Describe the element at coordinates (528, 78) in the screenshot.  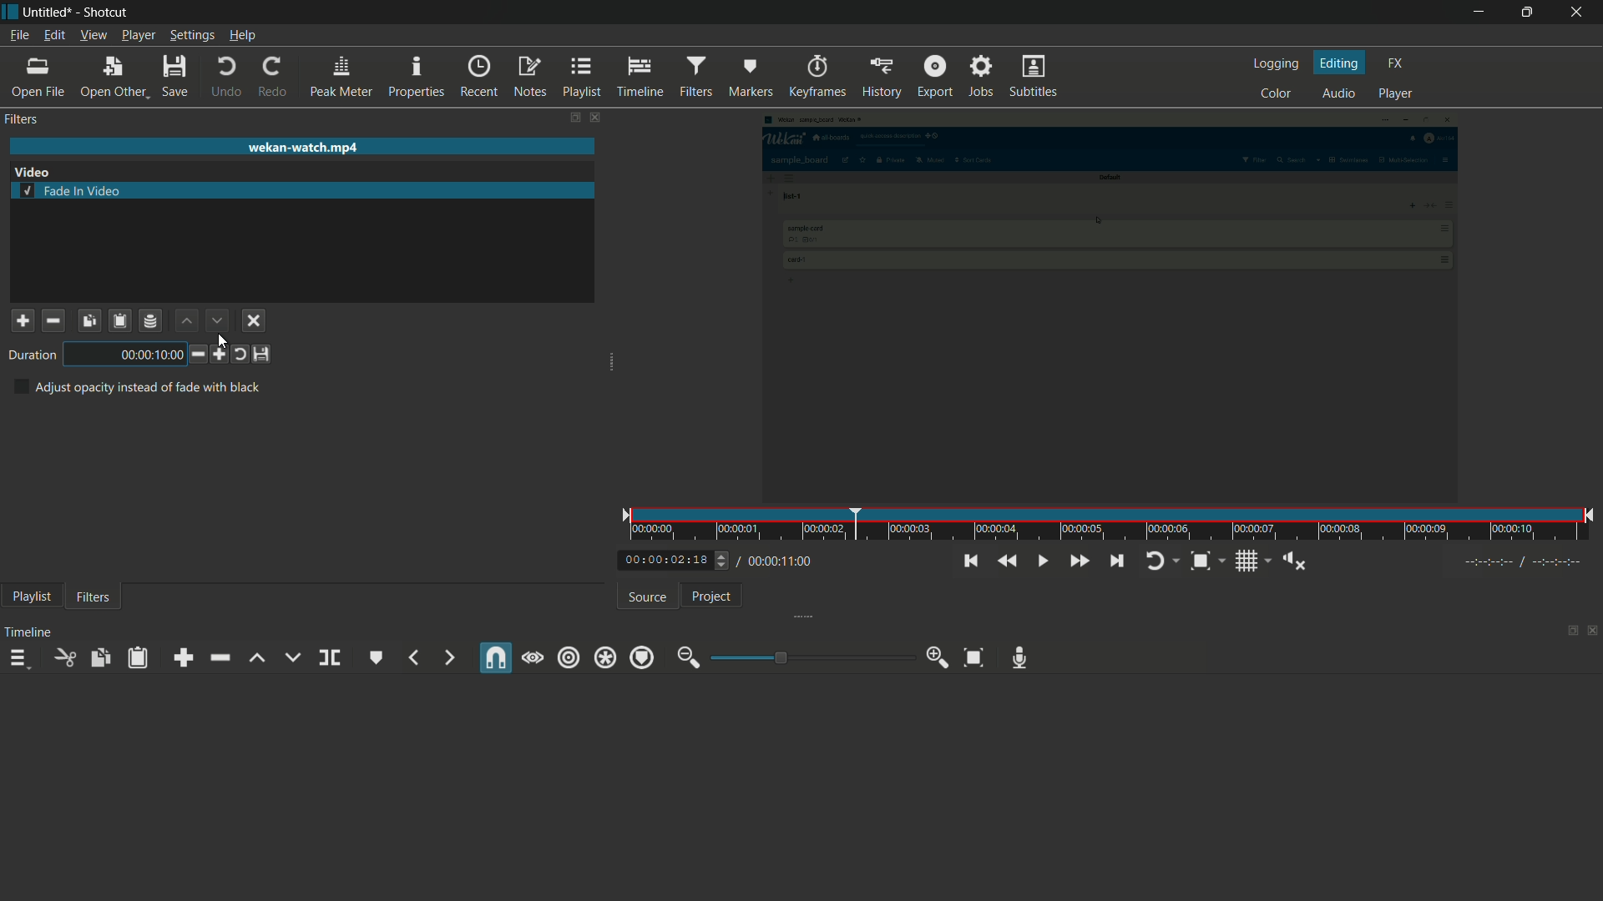
I see `notes` at that location.